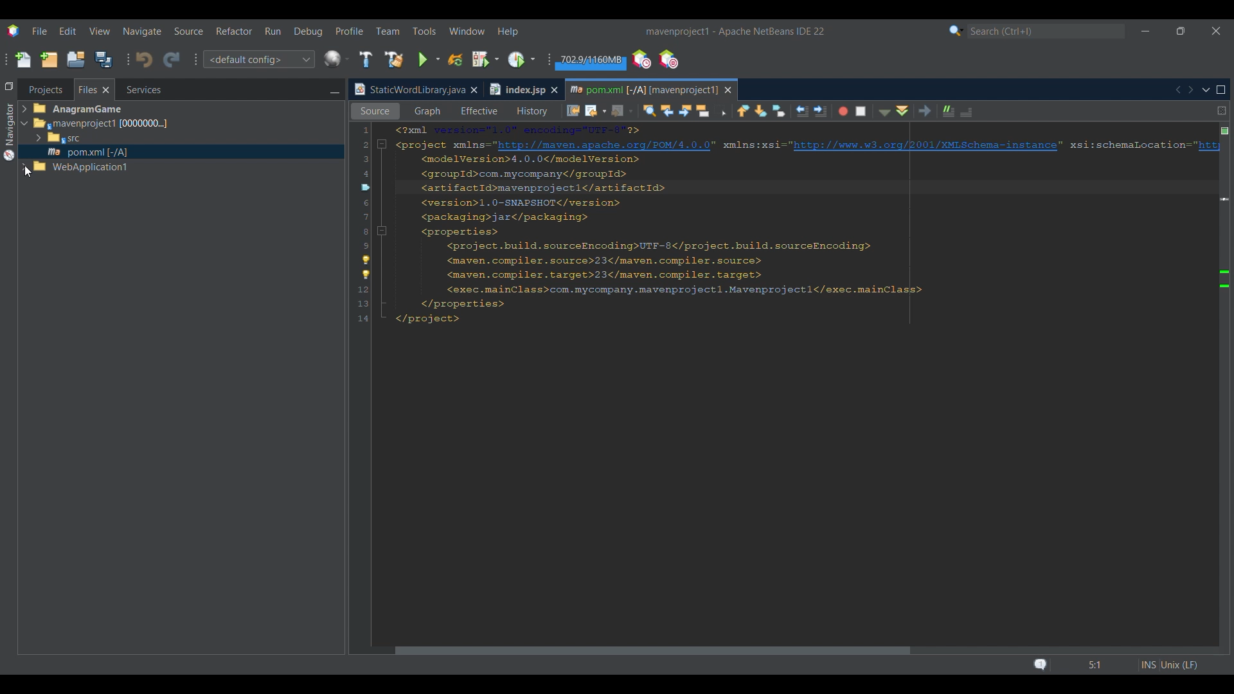  What do you see at coordinates (189, 31) in the screenshot?
I see `Source menu` at bounding box center [189, 31].